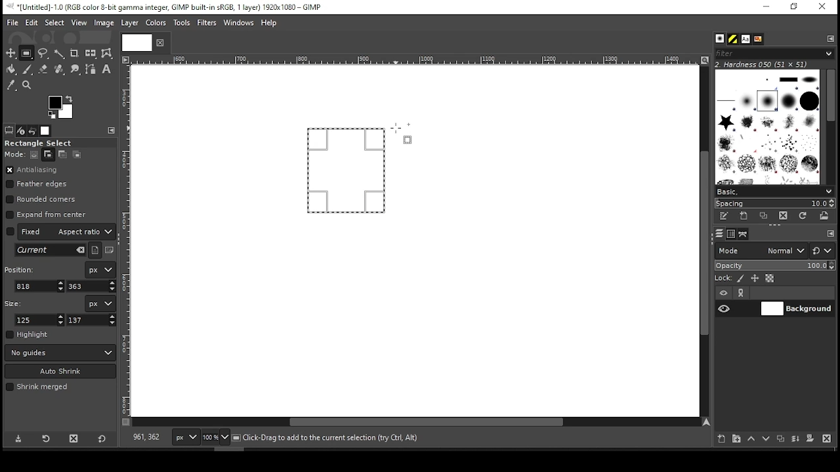 The height and width of the screenshot is (472, 840). Describe the element at coordinates (12, 23) in the screenshot. I see `file` at that location.